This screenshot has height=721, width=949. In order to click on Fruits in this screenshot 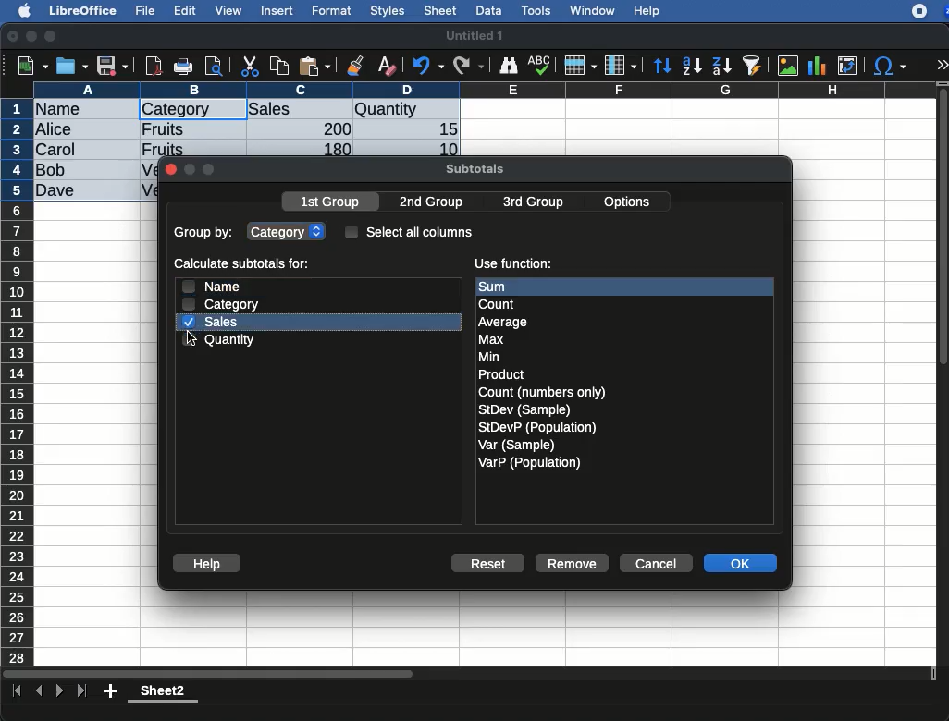, I will do `click(164, 128)`.